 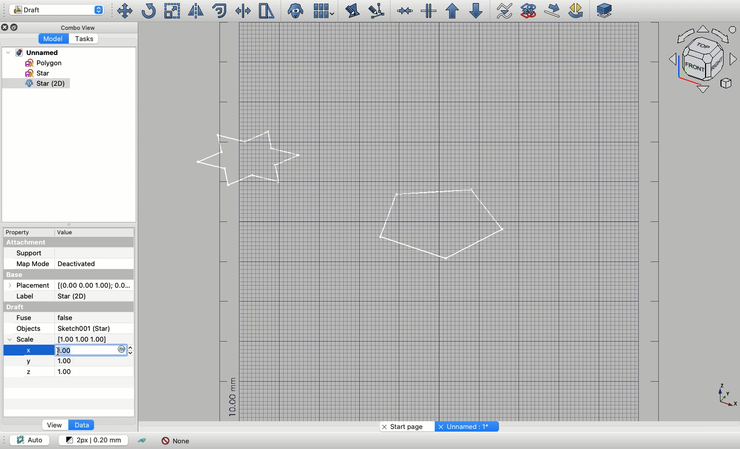 I want to click on Navigation styles, so click(x=704, y=61).